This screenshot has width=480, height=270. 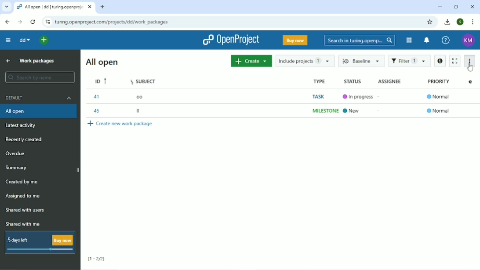 I want to click on Restore down, so click(x=457, y=7).